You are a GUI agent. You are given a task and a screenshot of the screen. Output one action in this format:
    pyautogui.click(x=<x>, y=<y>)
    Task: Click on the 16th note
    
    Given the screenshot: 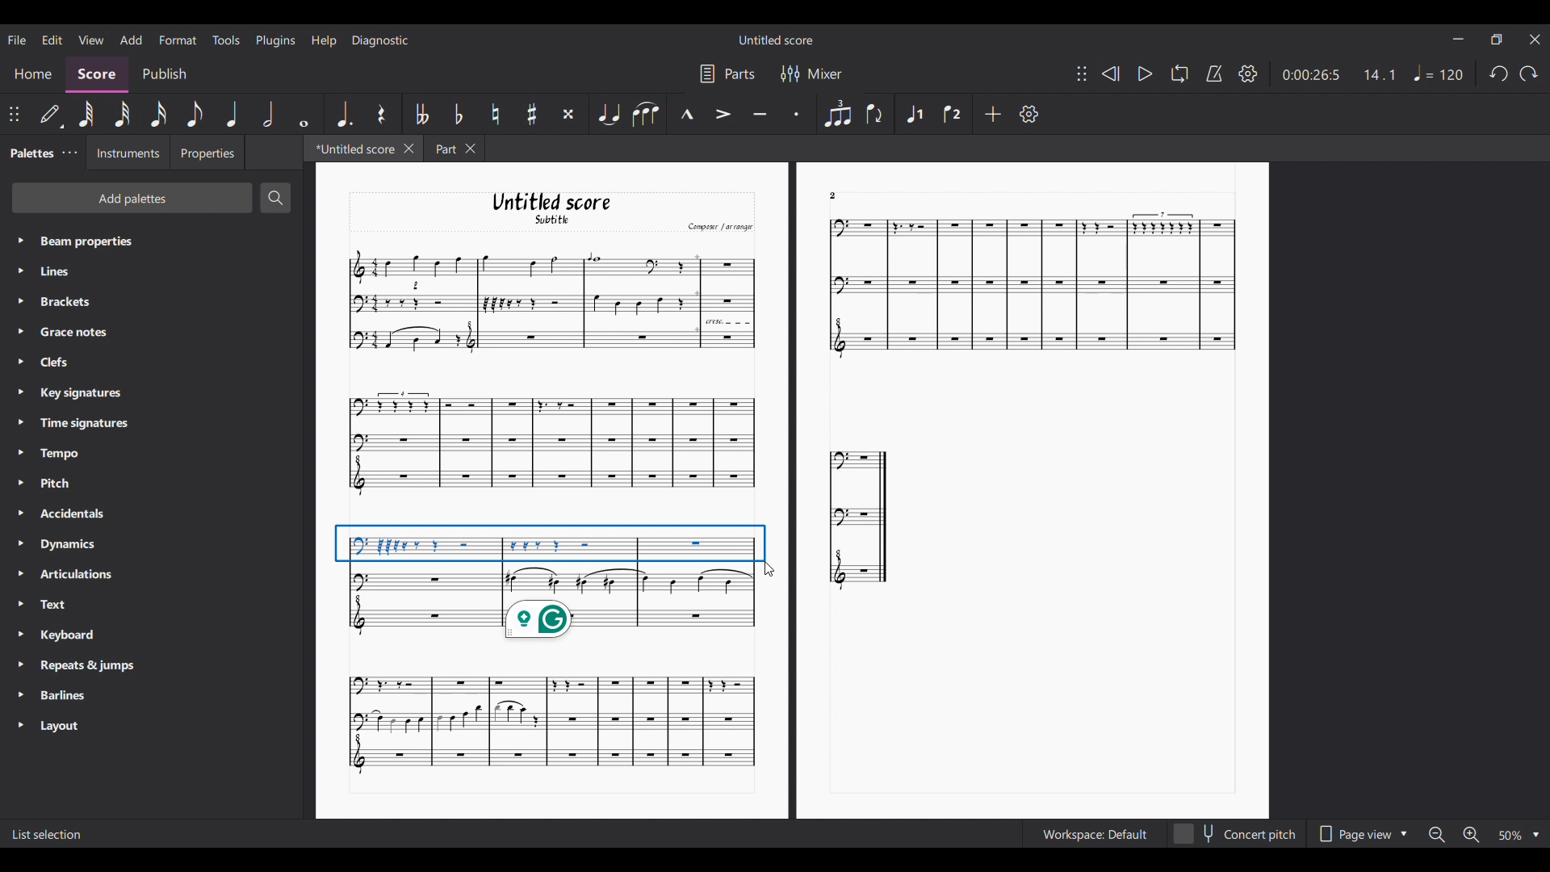 What is the action you would take?
    pyautogui.click(x=158, y=114)
    